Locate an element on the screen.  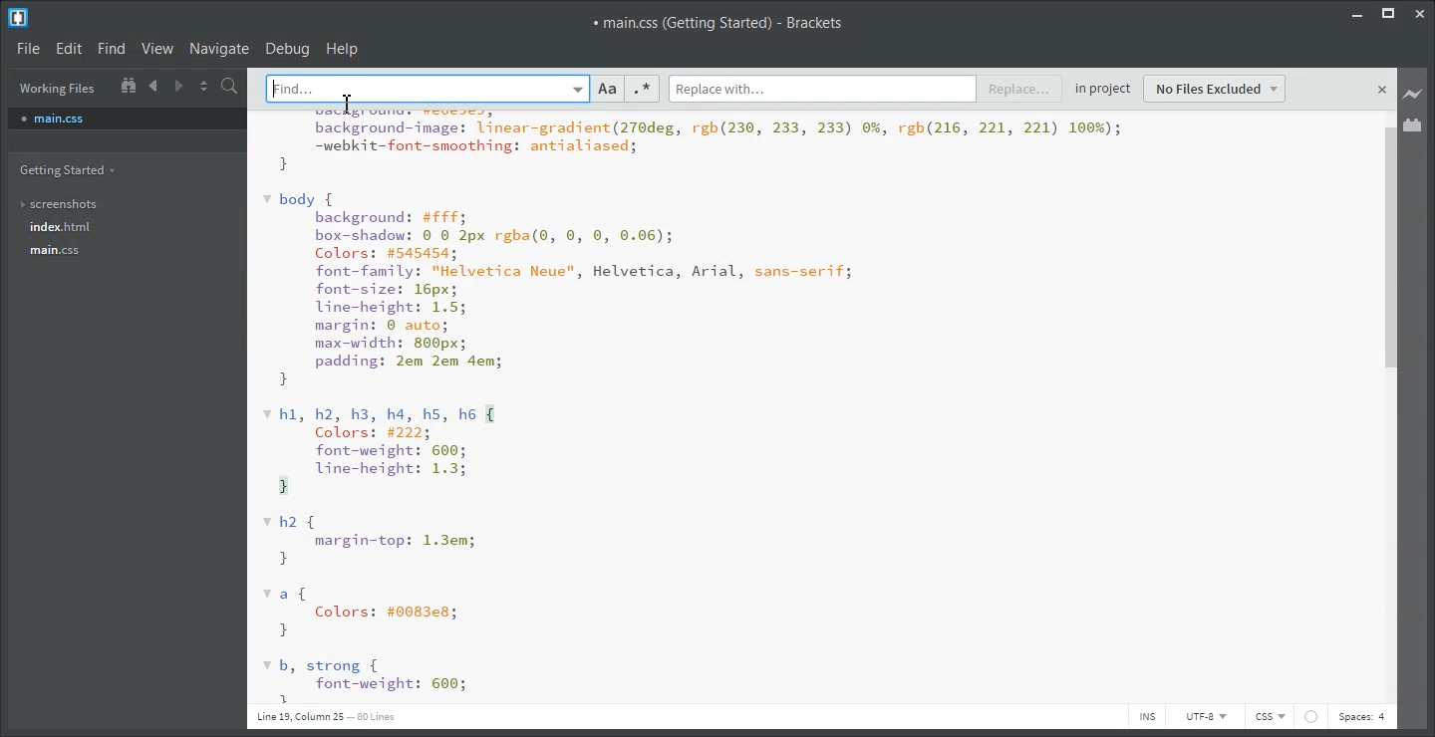
Help is located at coordinates (343, 48).